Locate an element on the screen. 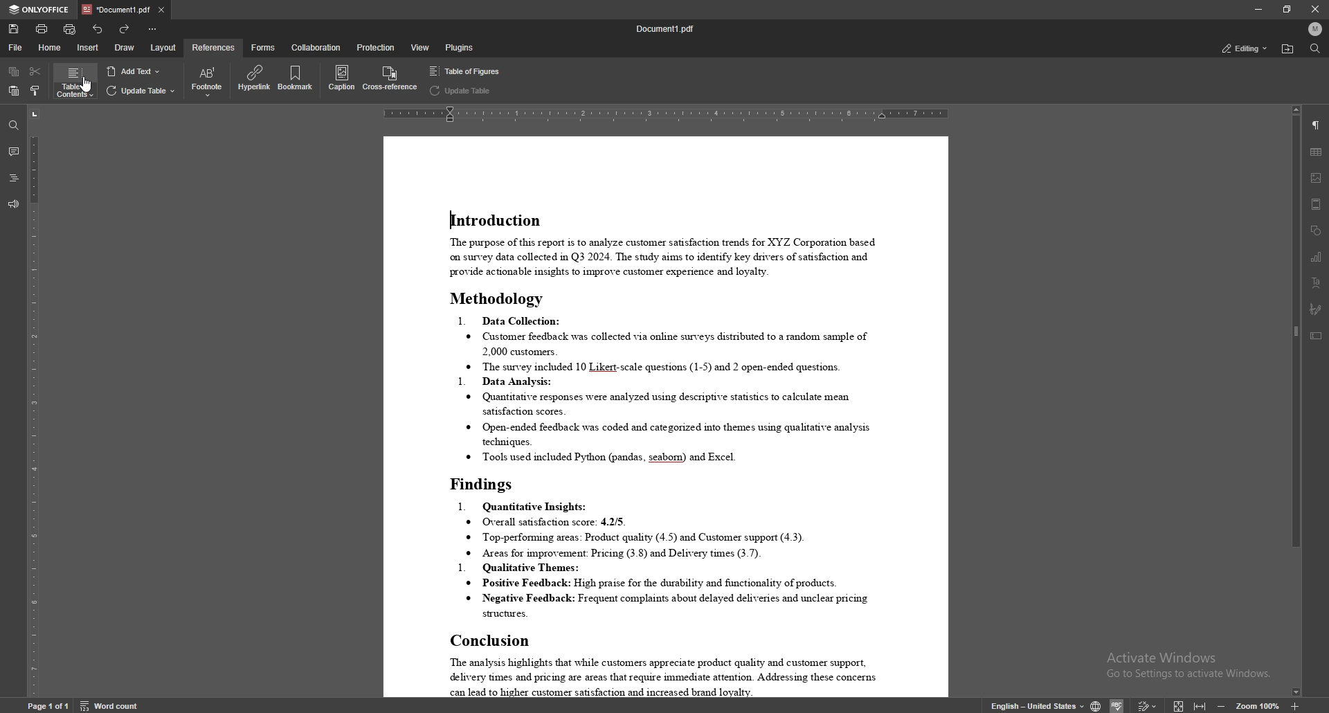  comment is located at coordinates (14, 152).